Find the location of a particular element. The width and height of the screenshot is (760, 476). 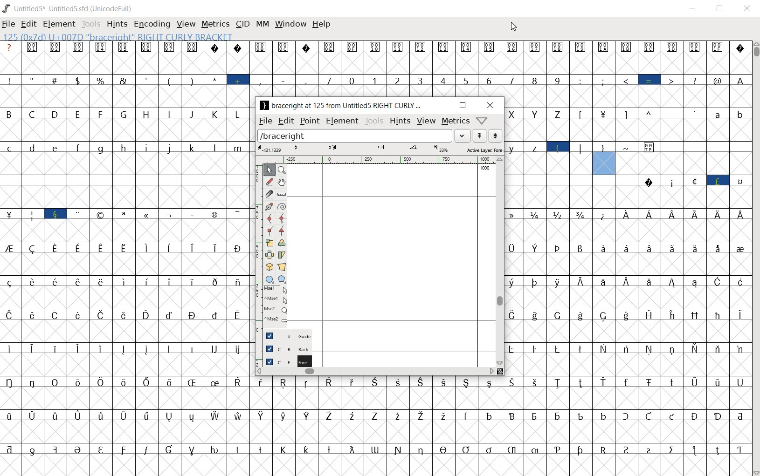

polygon or star is located at coordinates (283, 279).